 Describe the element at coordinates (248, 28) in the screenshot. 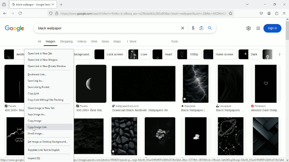

I see `quick settings` at that location.